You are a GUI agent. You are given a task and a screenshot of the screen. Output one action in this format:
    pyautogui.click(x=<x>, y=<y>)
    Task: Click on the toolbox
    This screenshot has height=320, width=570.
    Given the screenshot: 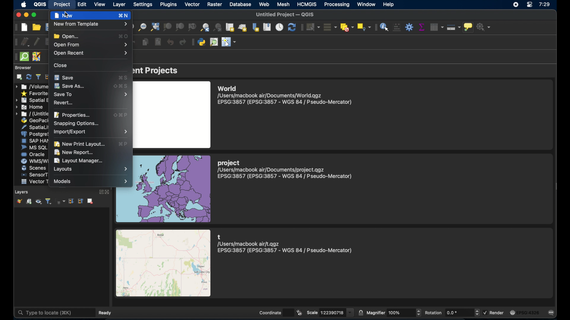 What is the action you would take?
    pyautogui.click(x=409, y=27)
    